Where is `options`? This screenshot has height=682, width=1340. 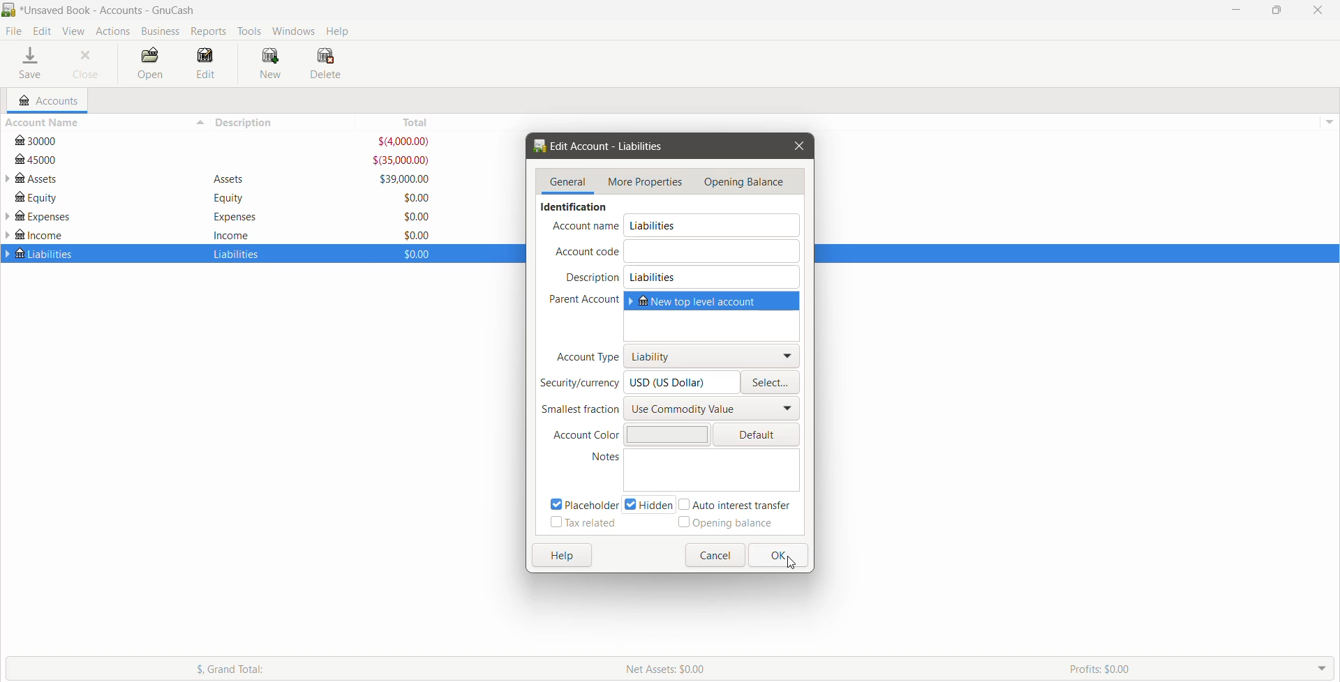
options is located at coordinates (1327, 119).